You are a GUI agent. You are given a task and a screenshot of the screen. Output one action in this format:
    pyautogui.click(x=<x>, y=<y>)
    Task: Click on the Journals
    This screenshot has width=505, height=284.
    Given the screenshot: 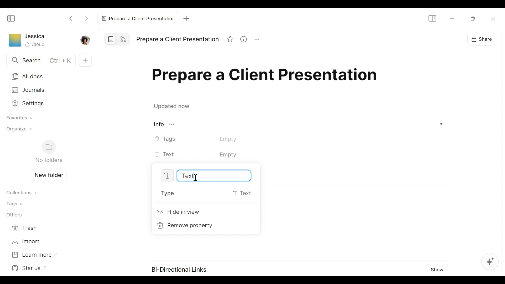 What is the action you would take?
    pyautogui.click(x=45, y=90)
    